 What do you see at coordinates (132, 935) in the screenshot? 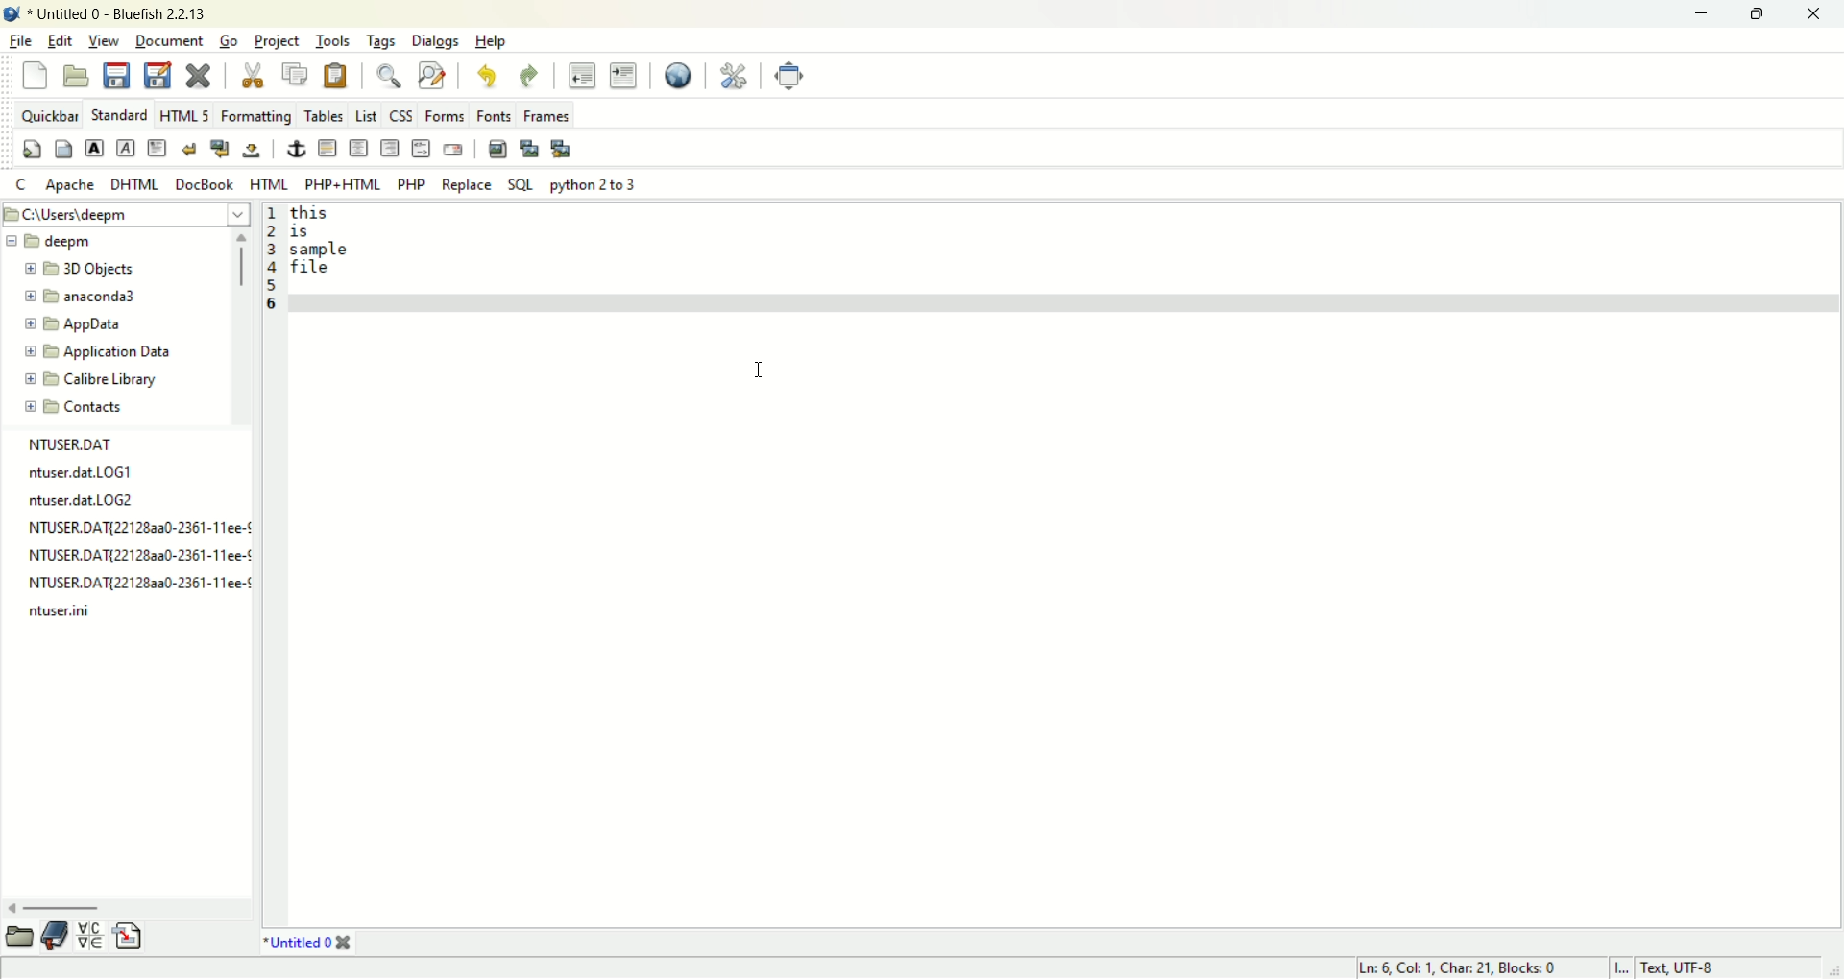
I see `snippet` at bounding box center [132, 935].